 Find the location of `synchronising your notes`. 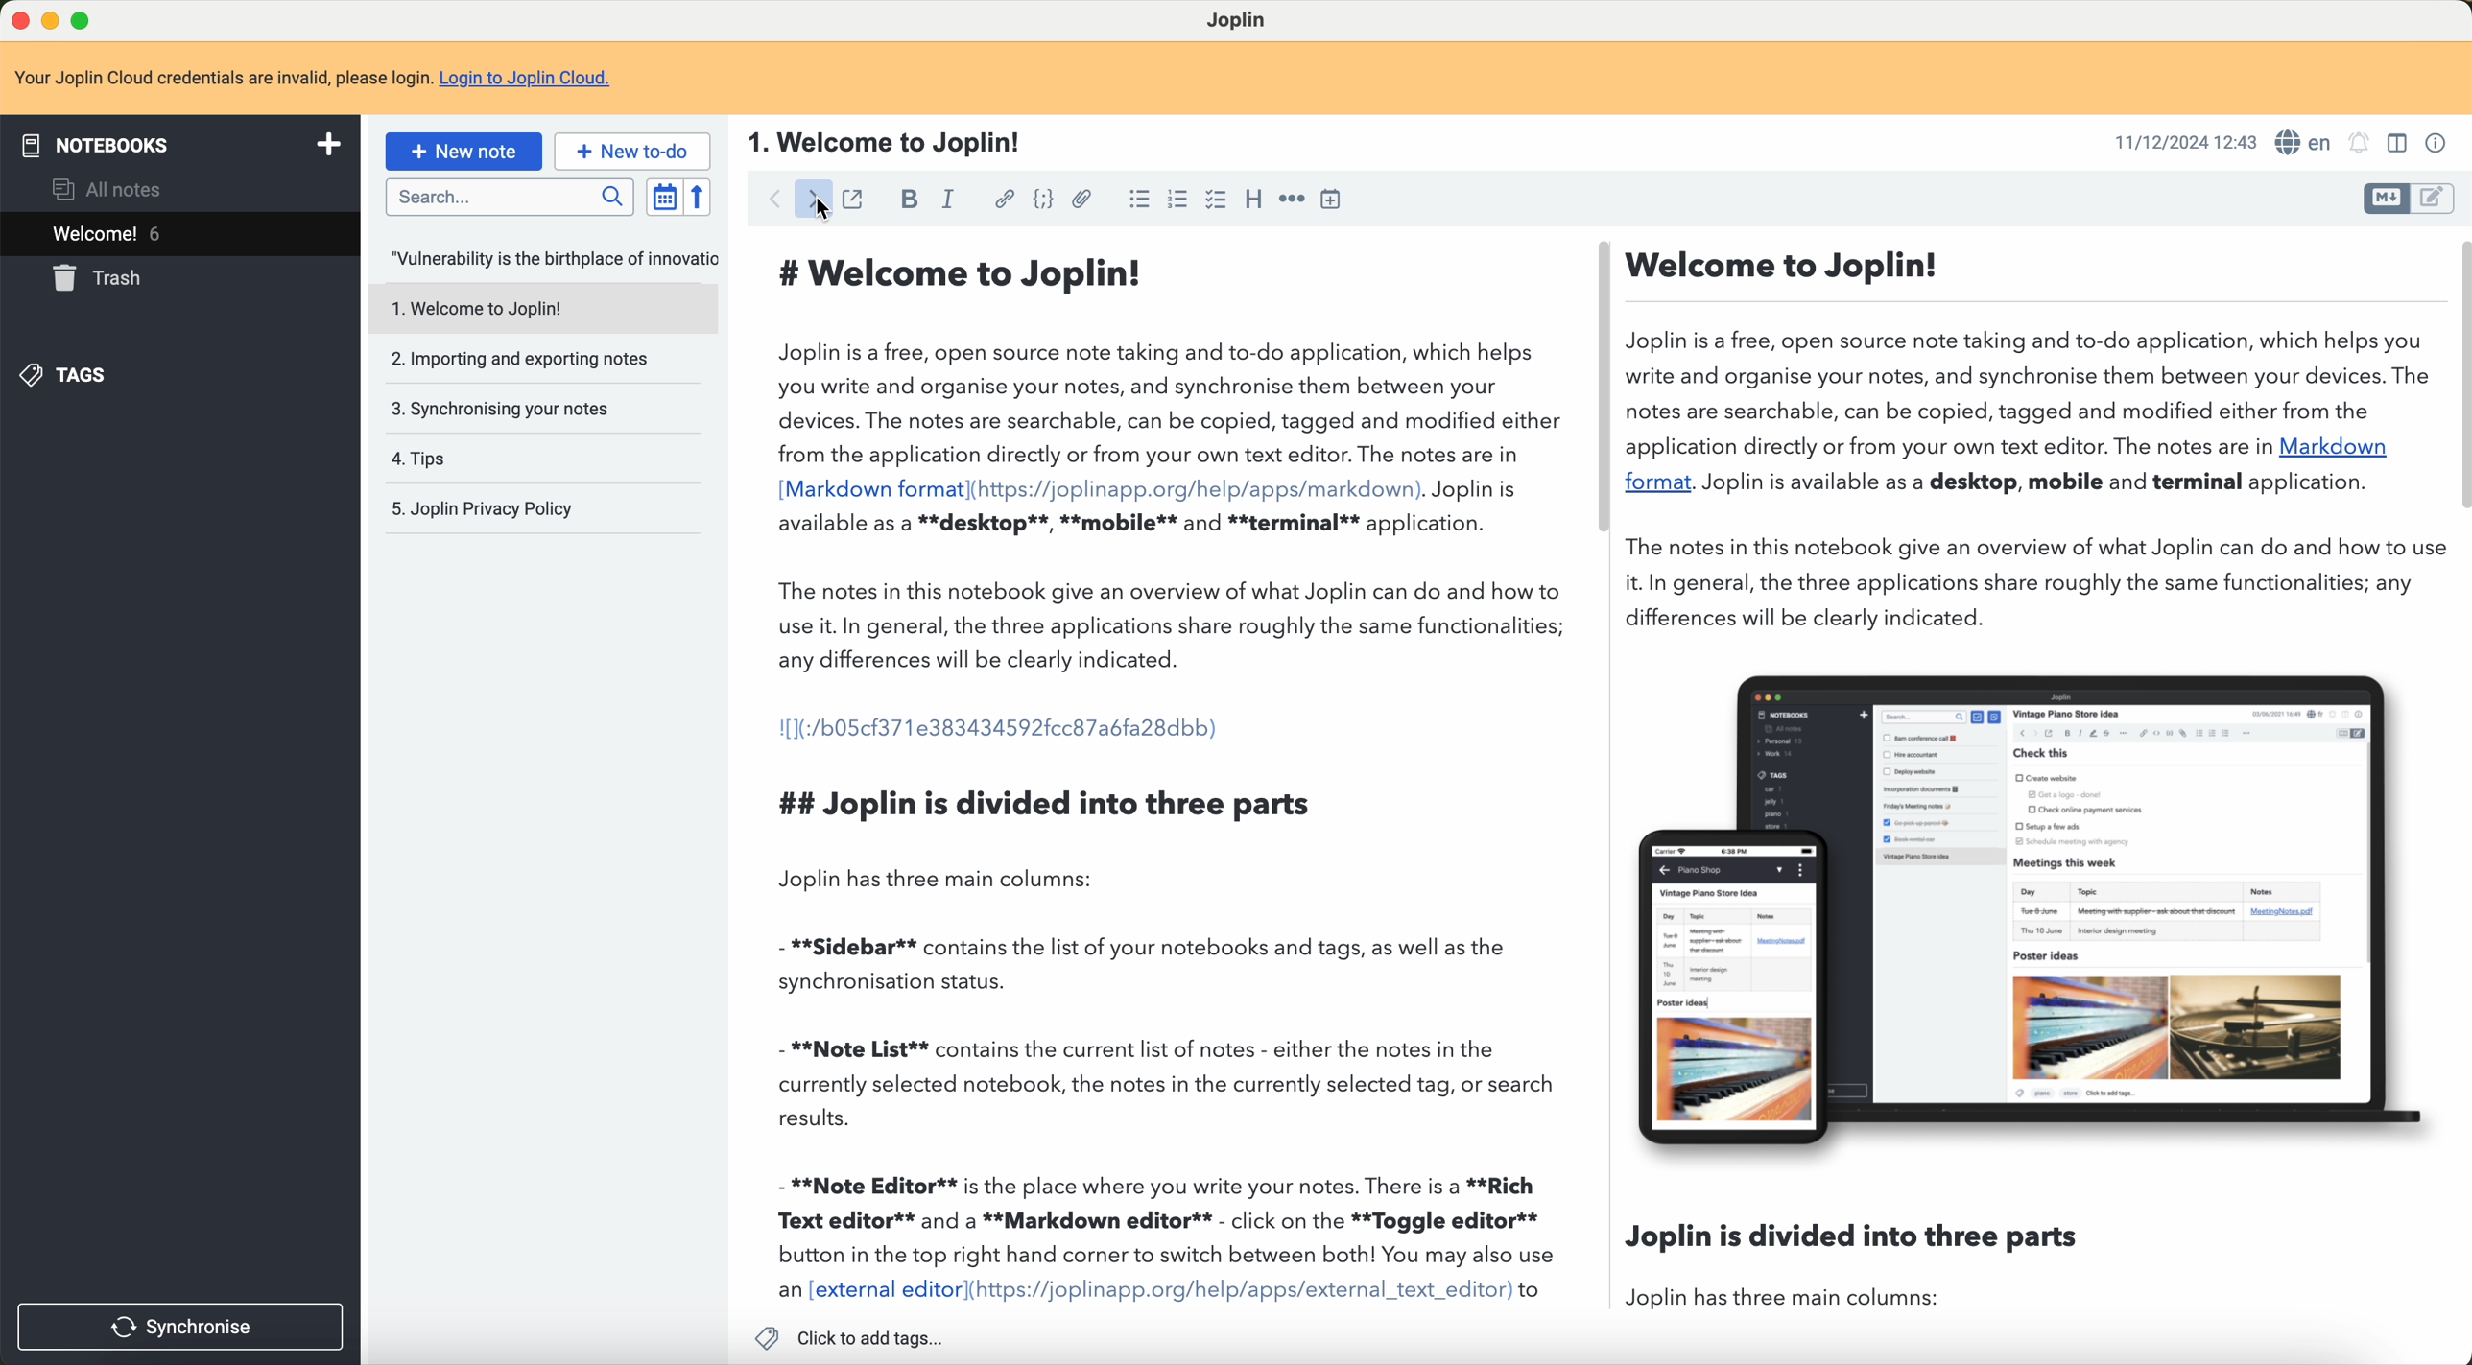

synchronising your notes is located at coordinates (502, 407).